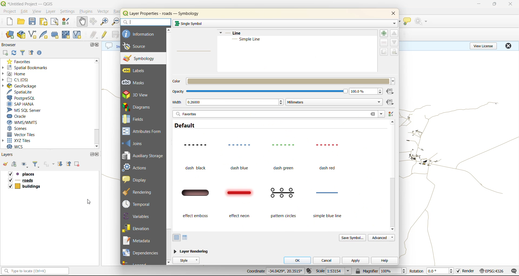 The image size is (519, 276). I want to click on variables, so click(137, 216).